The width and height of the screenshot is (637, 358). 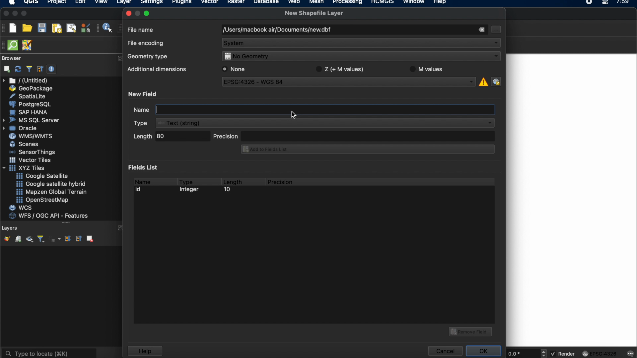 What do you see at coordinates (78, 238) in the screenshot?
I see `collapse all` at bounding box center [78, 238].